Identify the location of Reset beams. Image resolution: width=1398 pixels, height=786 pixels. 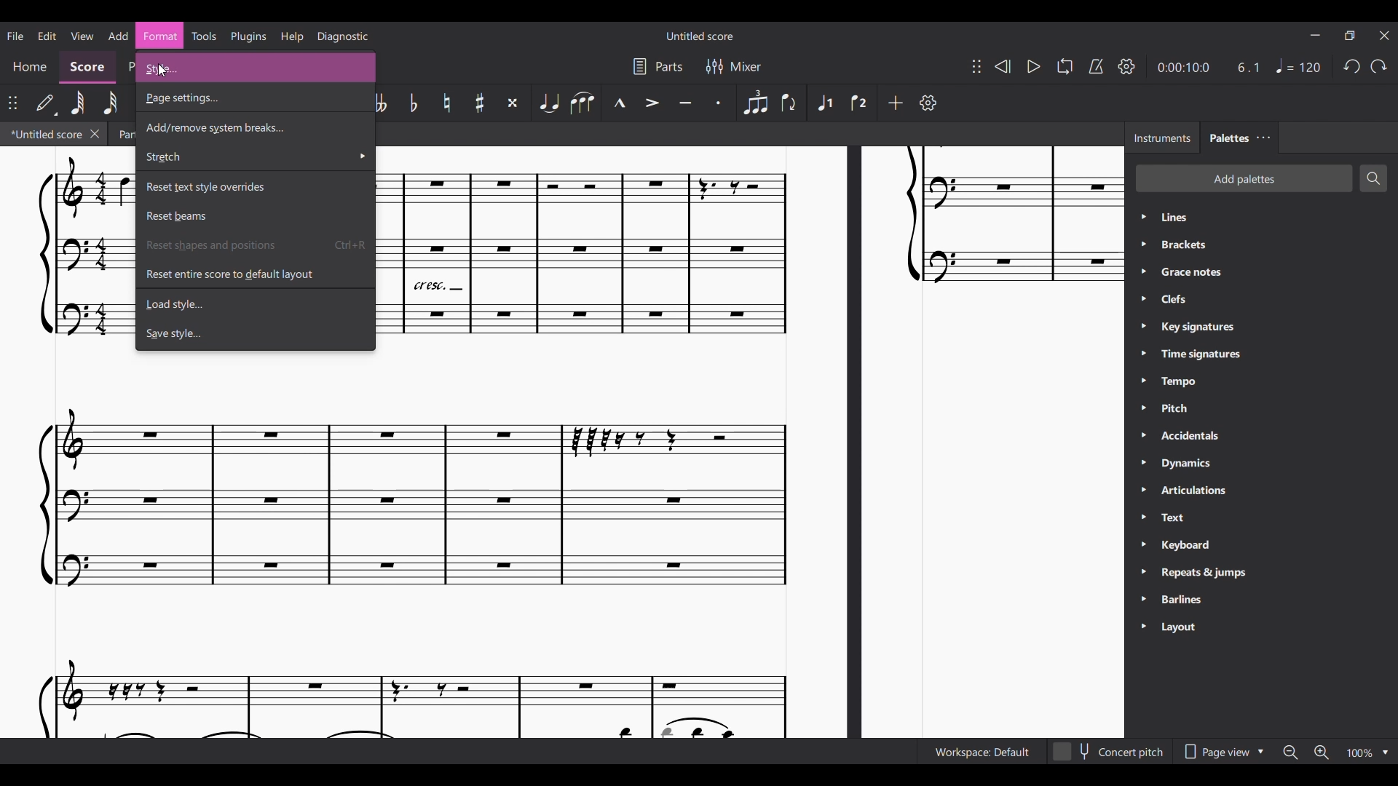
(254, 216).